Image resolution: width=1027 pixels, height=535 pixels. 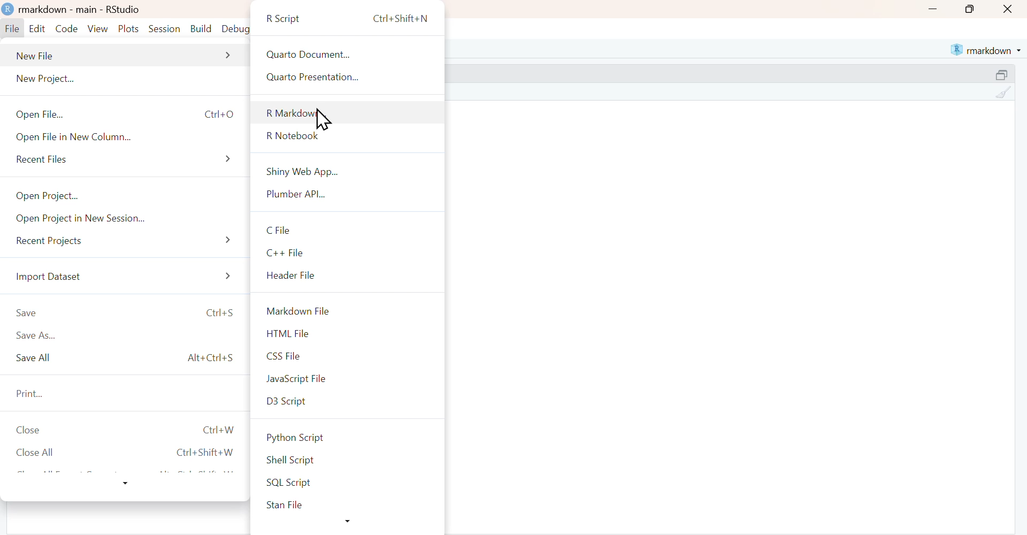 What do you see at coordinates (127, 393) in the screenshot?
I see `print` at bounding box center [127, 393].